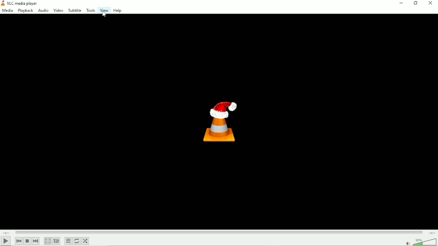  What do you see at coordinates (420, 242) in the screenshot?
I see `Volume` at bounding box center [420, 242].